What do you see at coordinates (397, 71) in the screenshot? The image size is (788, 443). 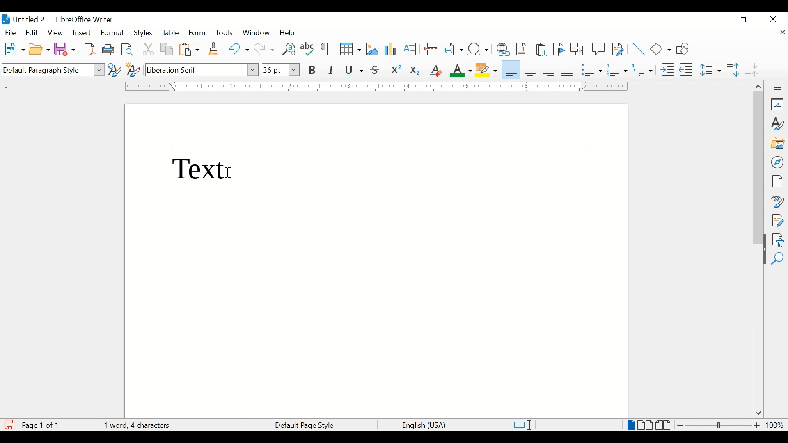 I see `superscript` at bounding box center [397, 71].